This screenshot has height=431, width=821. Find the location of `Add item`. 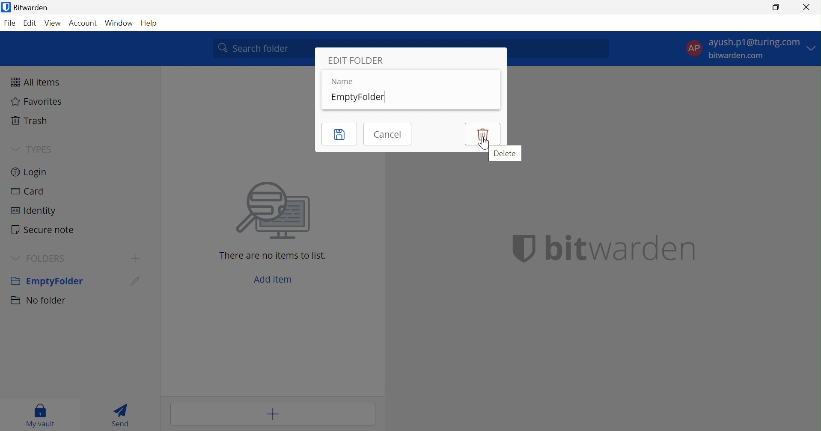

Add item is located at coordinates (273, 280).